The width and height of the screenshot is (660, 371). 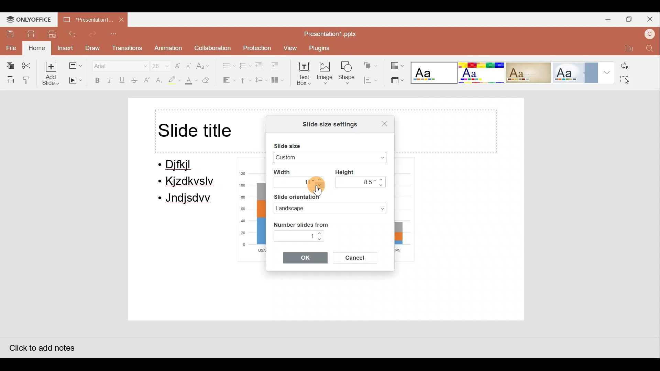 I want to click on Close, so click(x=651, y=18).